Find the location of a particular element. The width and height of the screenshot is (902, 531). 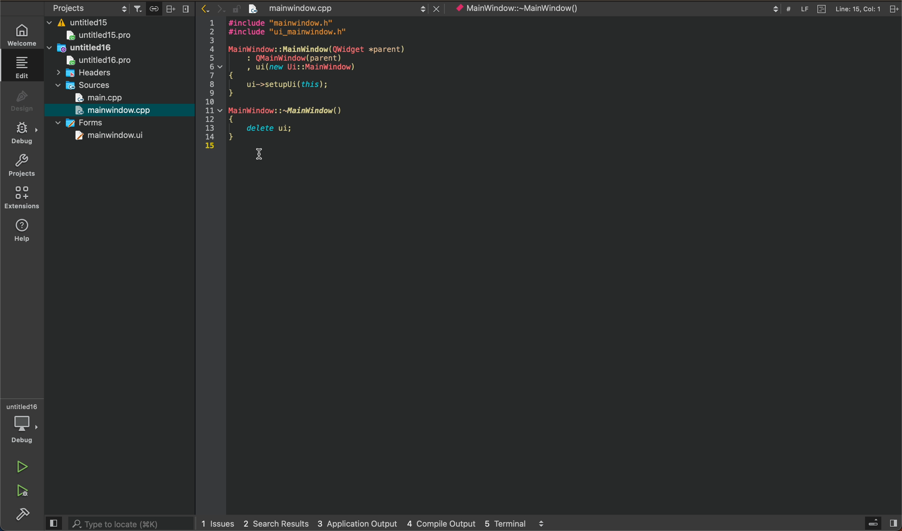

sources is located at coordinates (88, 86).